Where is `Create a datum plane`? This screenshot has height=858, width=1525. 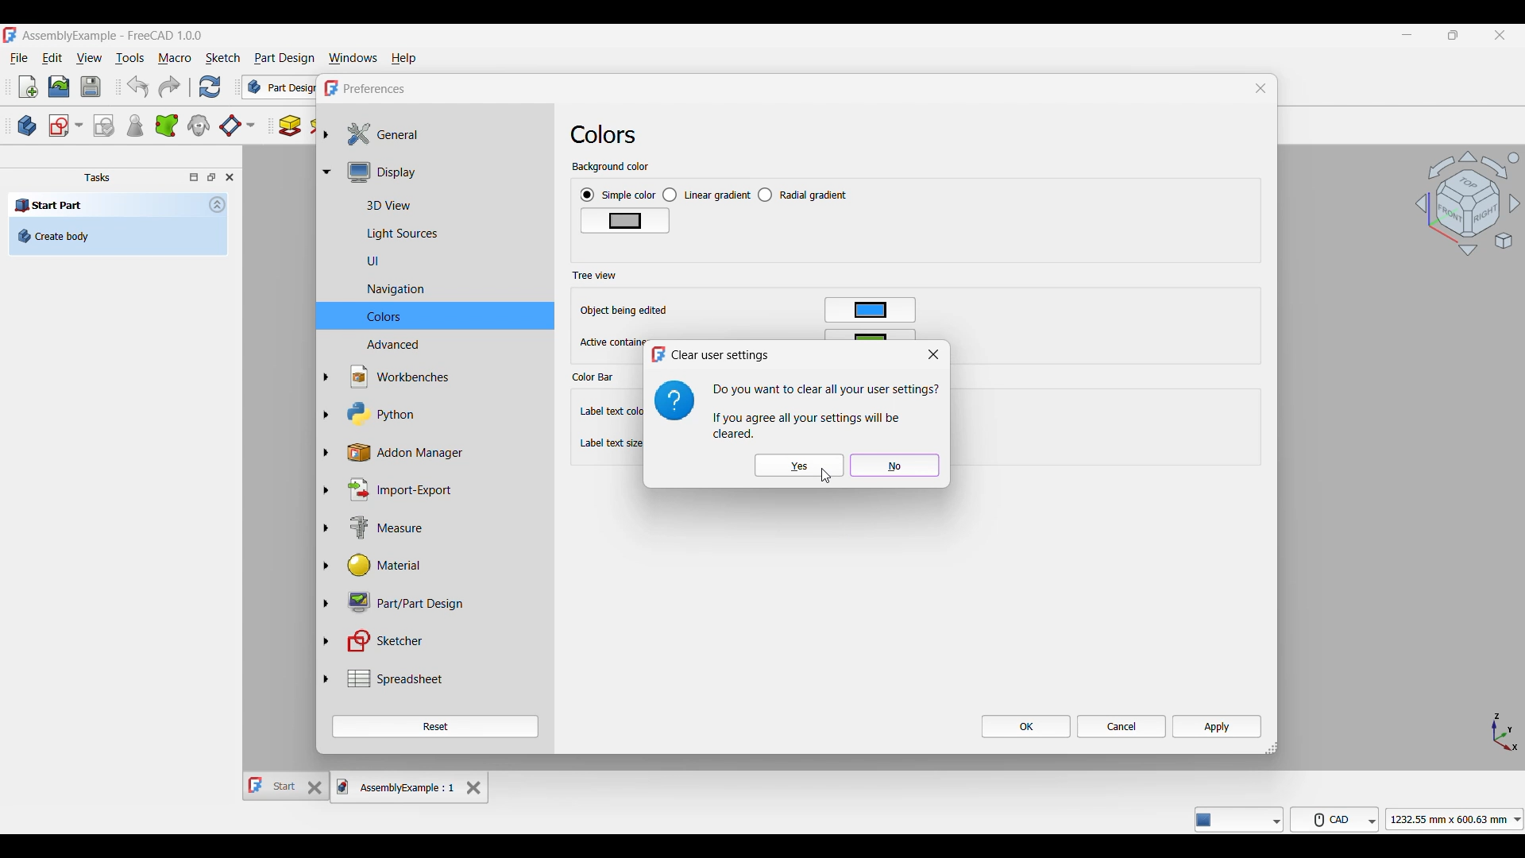 Create a datum plane is located at coordinates (237, 126).